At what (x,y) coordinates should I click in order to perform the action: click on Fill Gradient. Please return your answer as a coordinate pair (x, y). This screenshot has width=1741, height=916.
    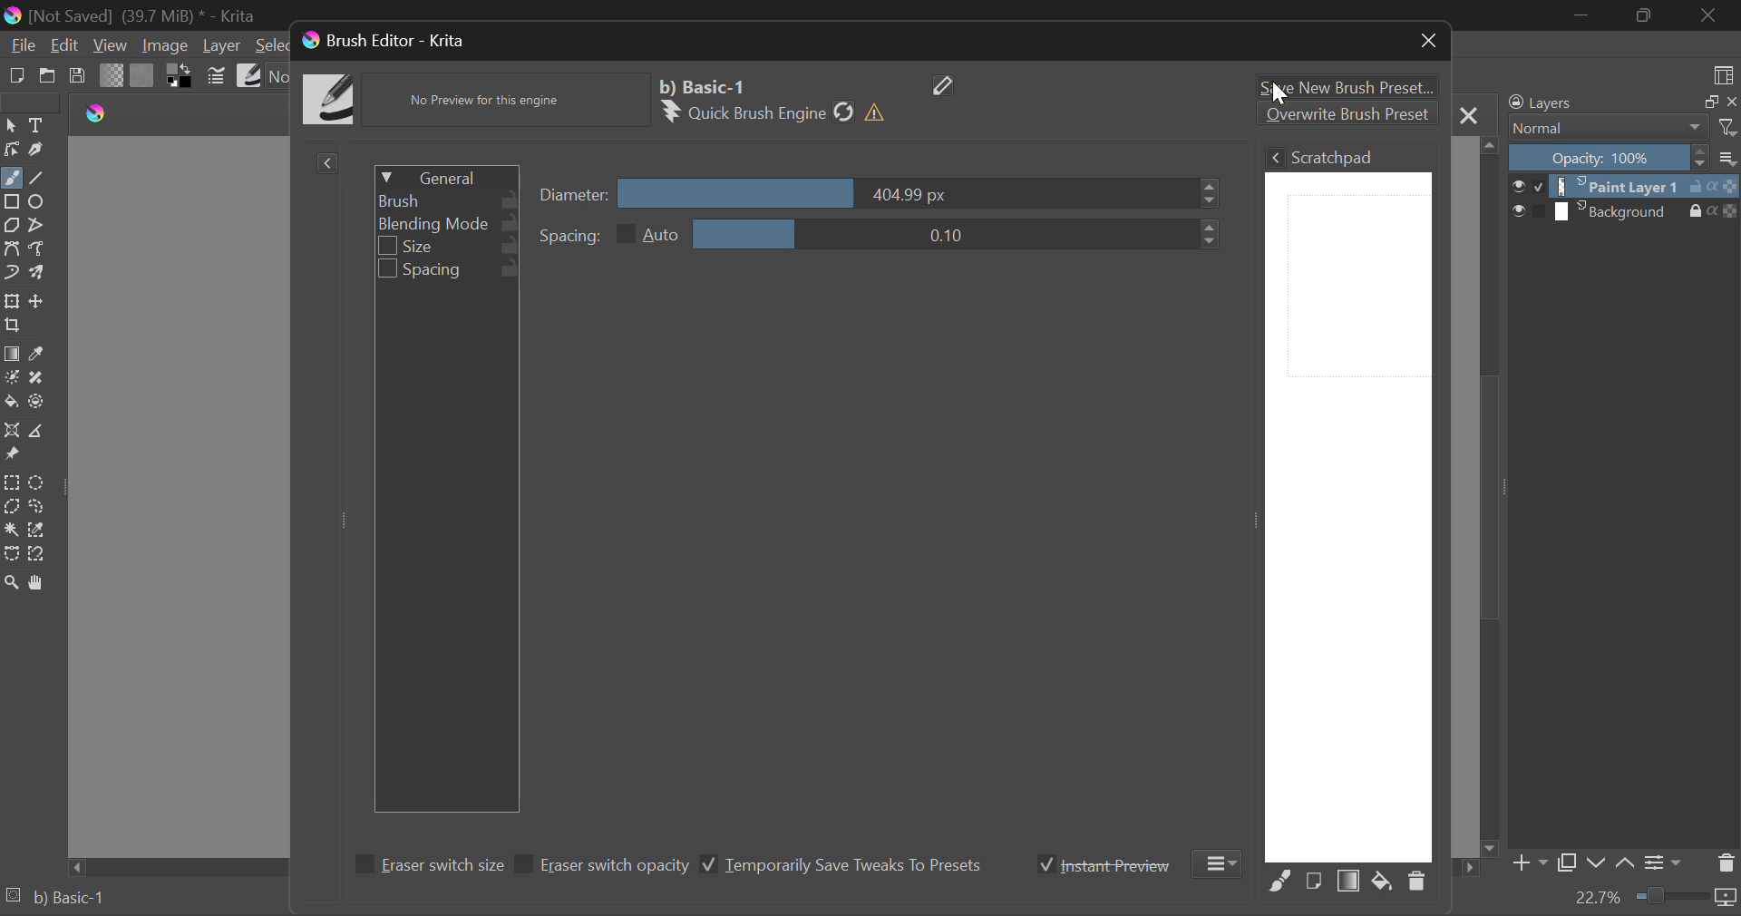
    Looking at the image, I should click on (13, 354).